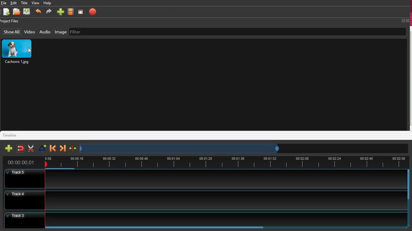  Describe the element at coordinates (405, 21) in the screenshot. I see `full screen` at that location.